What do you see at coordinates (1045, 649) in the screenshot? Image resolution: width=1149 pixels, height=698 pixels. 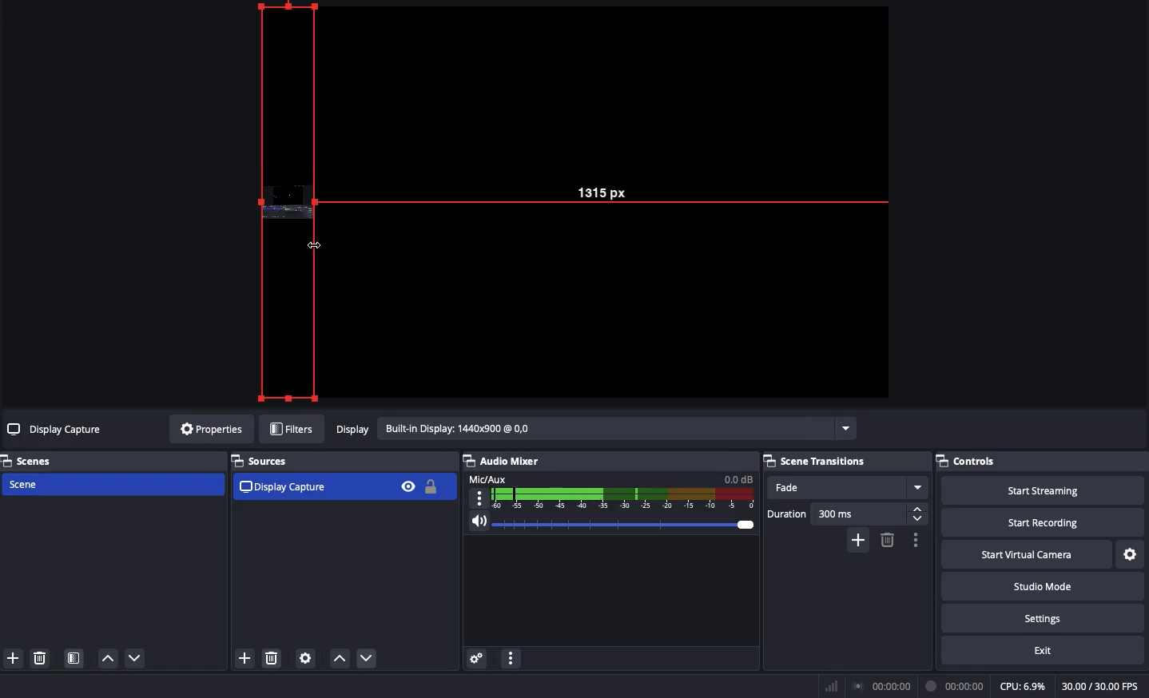 I see `Exit` at bounding box center [1045, 649].